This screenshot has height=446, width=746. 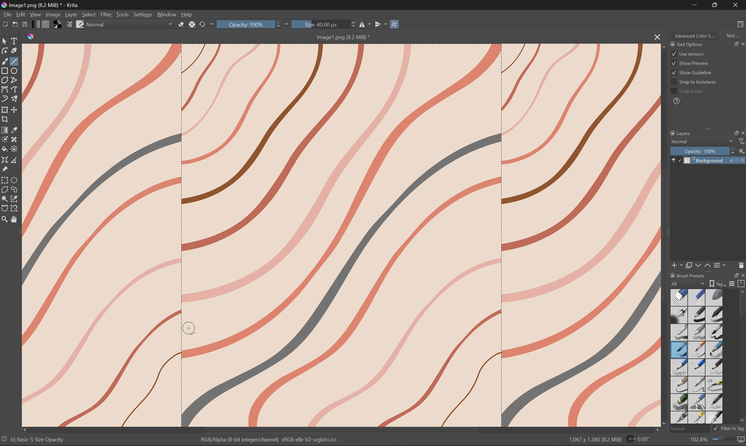 What do you see at coordinates (193, 26) in the screenshot?
I see `Preserve alpha` at bounding box center [193, 26].